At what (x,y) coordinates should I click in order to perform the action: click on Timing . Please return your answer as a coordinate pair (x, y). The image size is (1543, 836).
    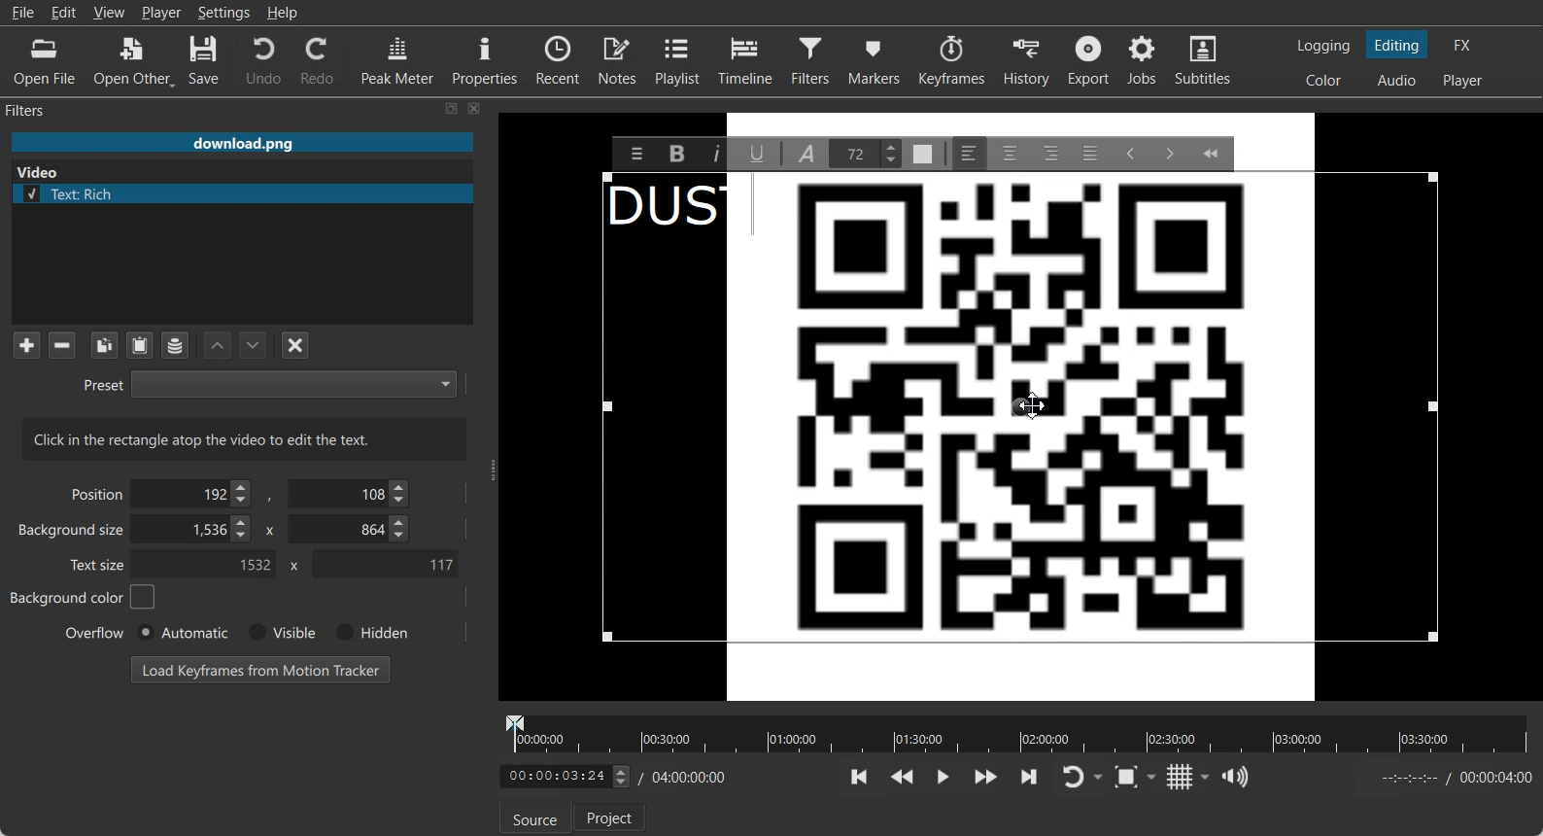
    Looking at the image, I should click on (685, 778).